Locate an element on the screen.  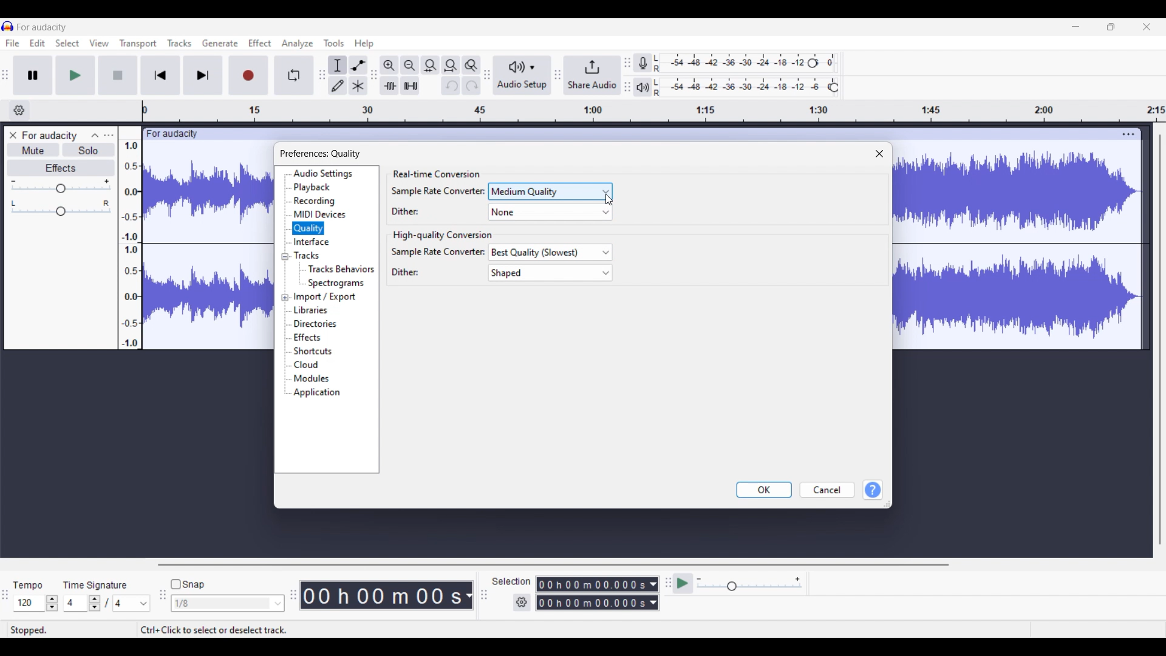
Header to change recording level is located at coordinates (813, 63).